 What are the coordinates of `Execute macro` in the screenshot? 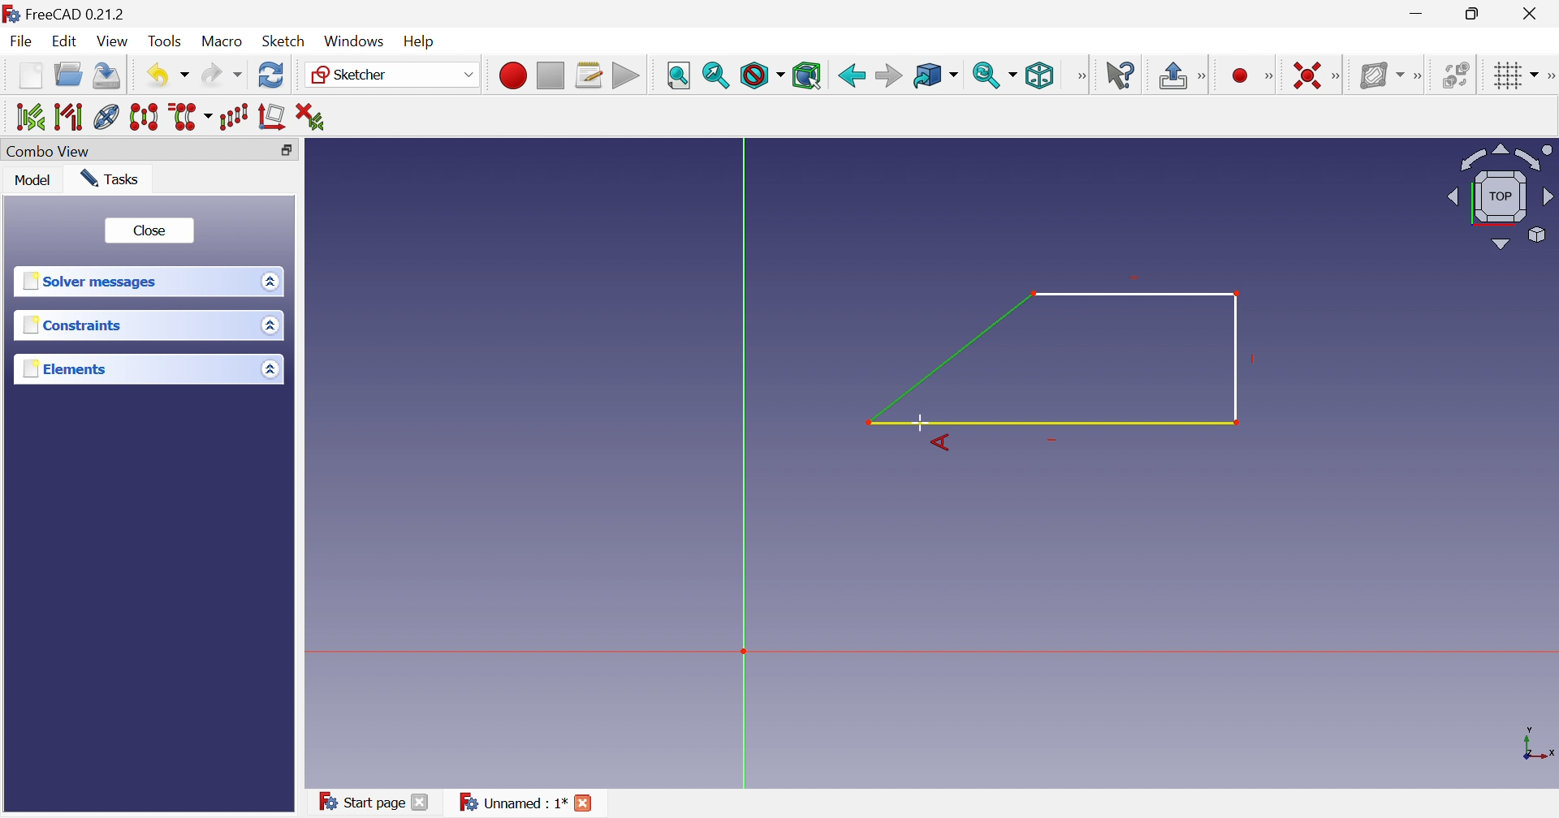 It's located at (624, 75).